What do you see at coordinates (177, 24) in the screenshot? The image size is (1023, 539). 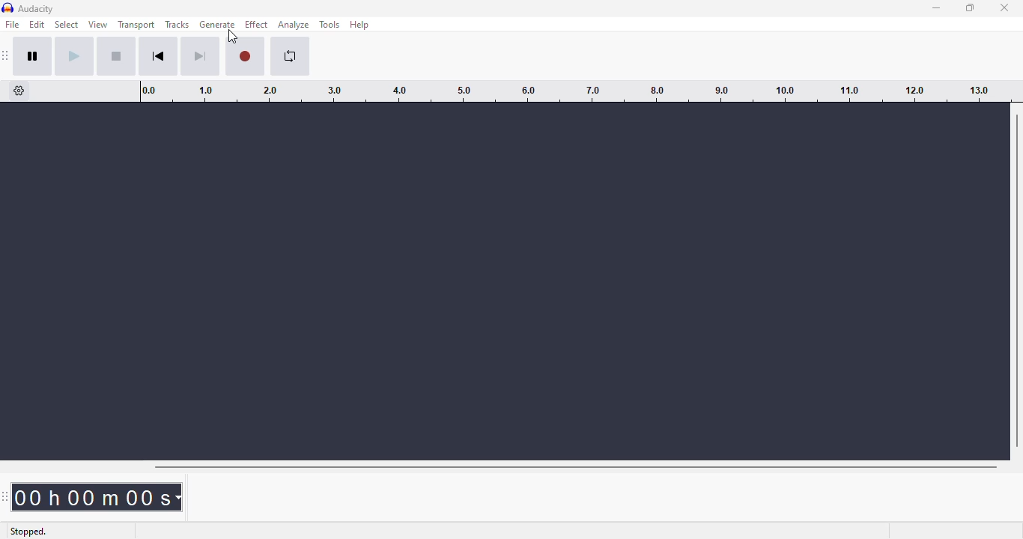 I see `tracks` at bounding box center [177, 24].